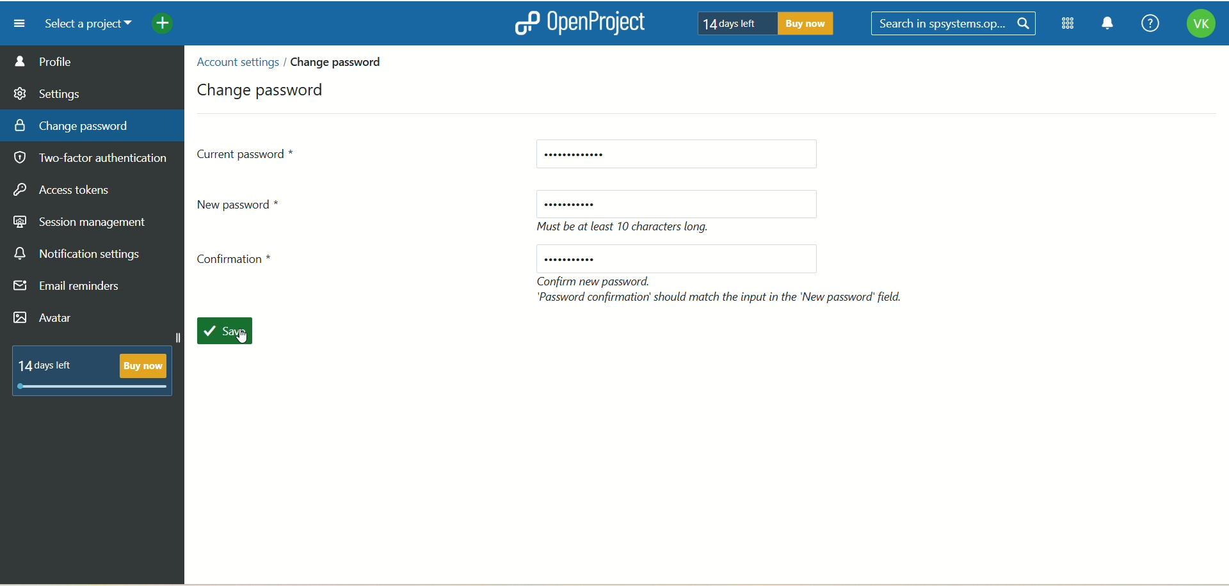  I want to click on settings, so click(48, 91).